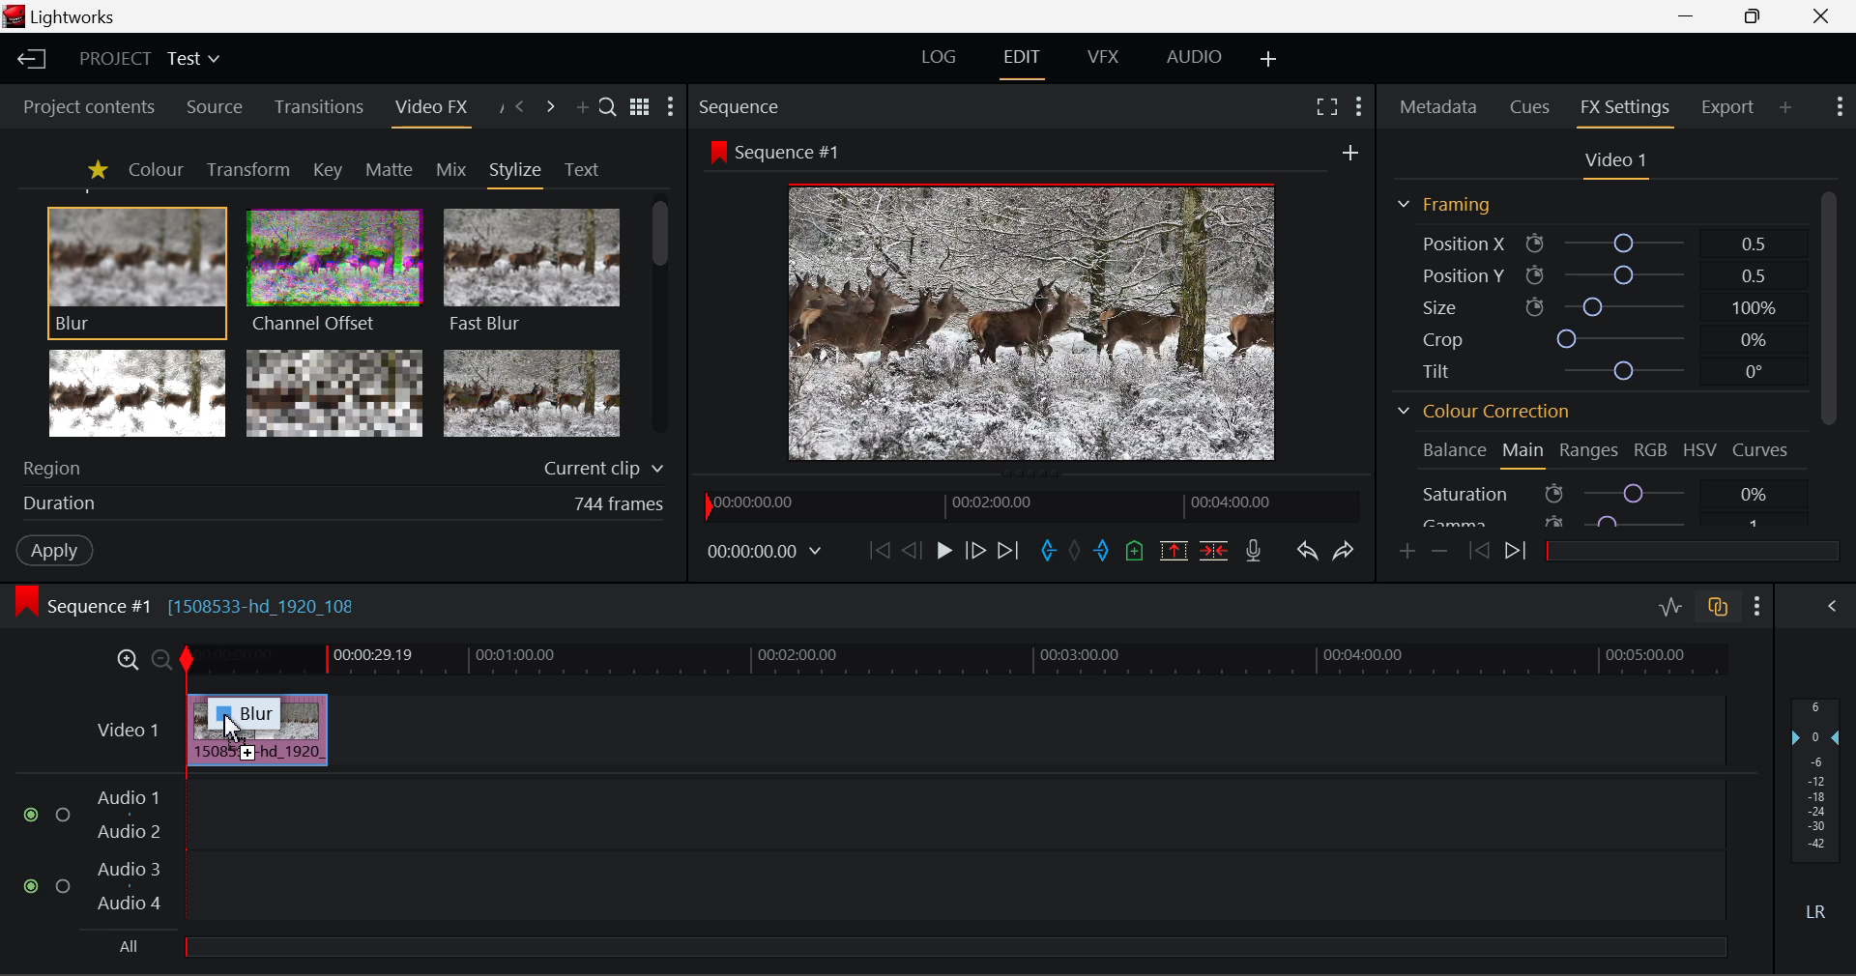 This screenshot has width=1856, height=976. What do you see at coordinates (1669, 605) in the screenshot?
I see `Toggle audio levels editing` at bounding box center [1669, 605].